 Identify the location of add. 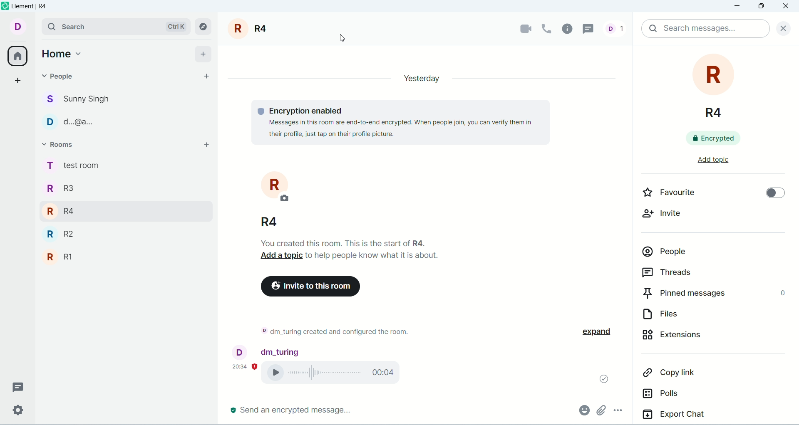
(204, 53).